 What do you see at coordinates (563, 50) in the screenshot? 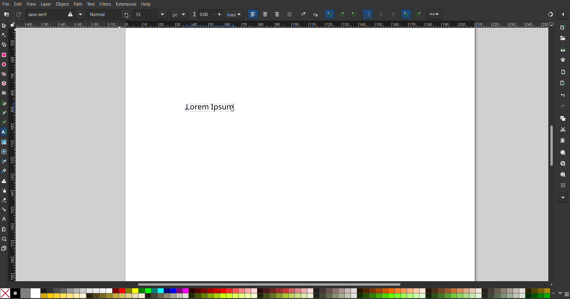
I see `Save` at bounding box center [563, 50].